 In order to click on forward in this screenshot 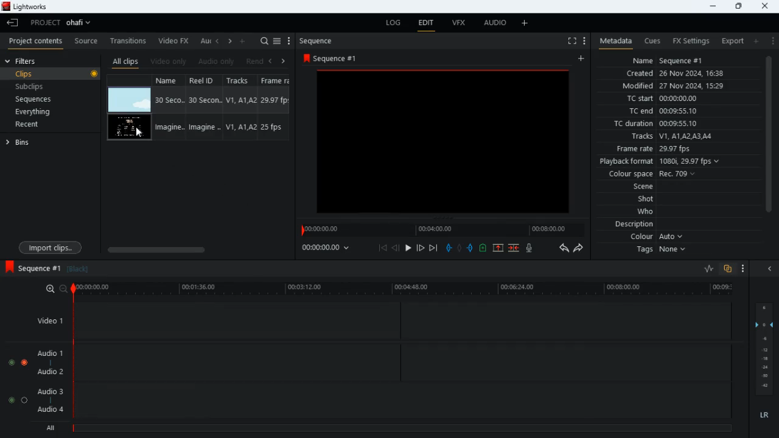, I will do `click(579, 249)`.